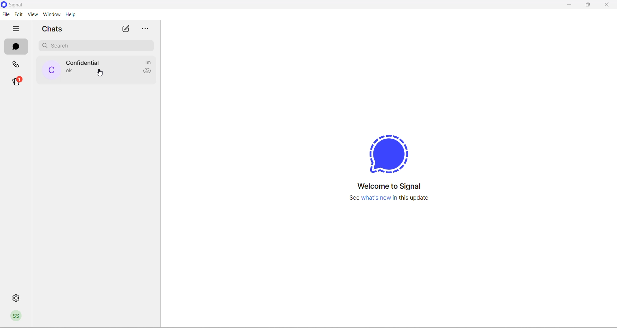  I want to click on help, so click(72, 15).